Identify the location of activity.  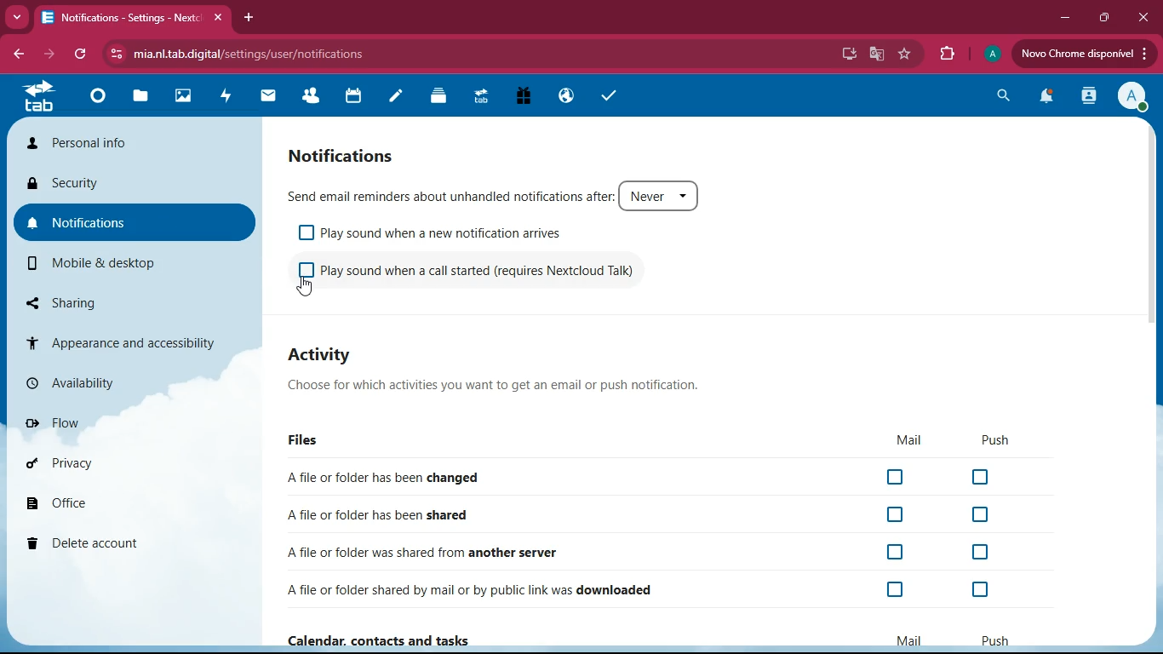
(334, 357).